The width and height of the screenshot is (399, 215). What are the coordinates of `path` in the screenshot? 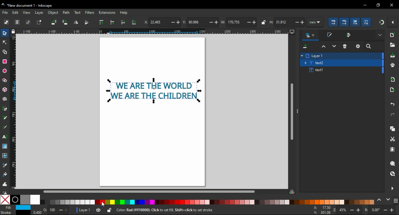 It's located at (66, 13).